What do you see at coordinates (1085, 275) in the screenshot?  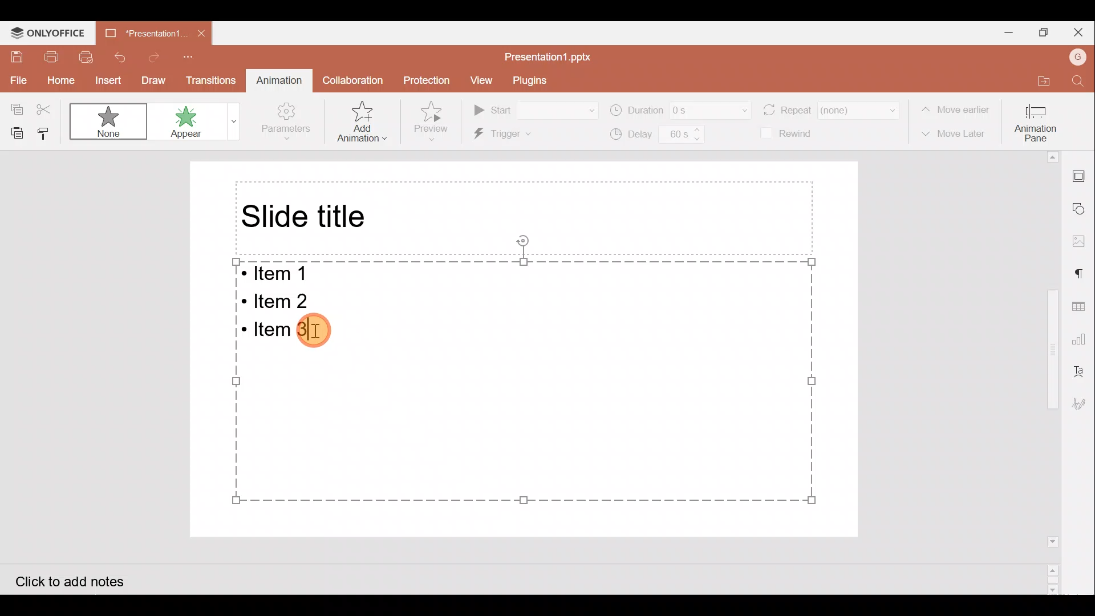 I see `Paragraph setting` at bounding box center [1085, 275].